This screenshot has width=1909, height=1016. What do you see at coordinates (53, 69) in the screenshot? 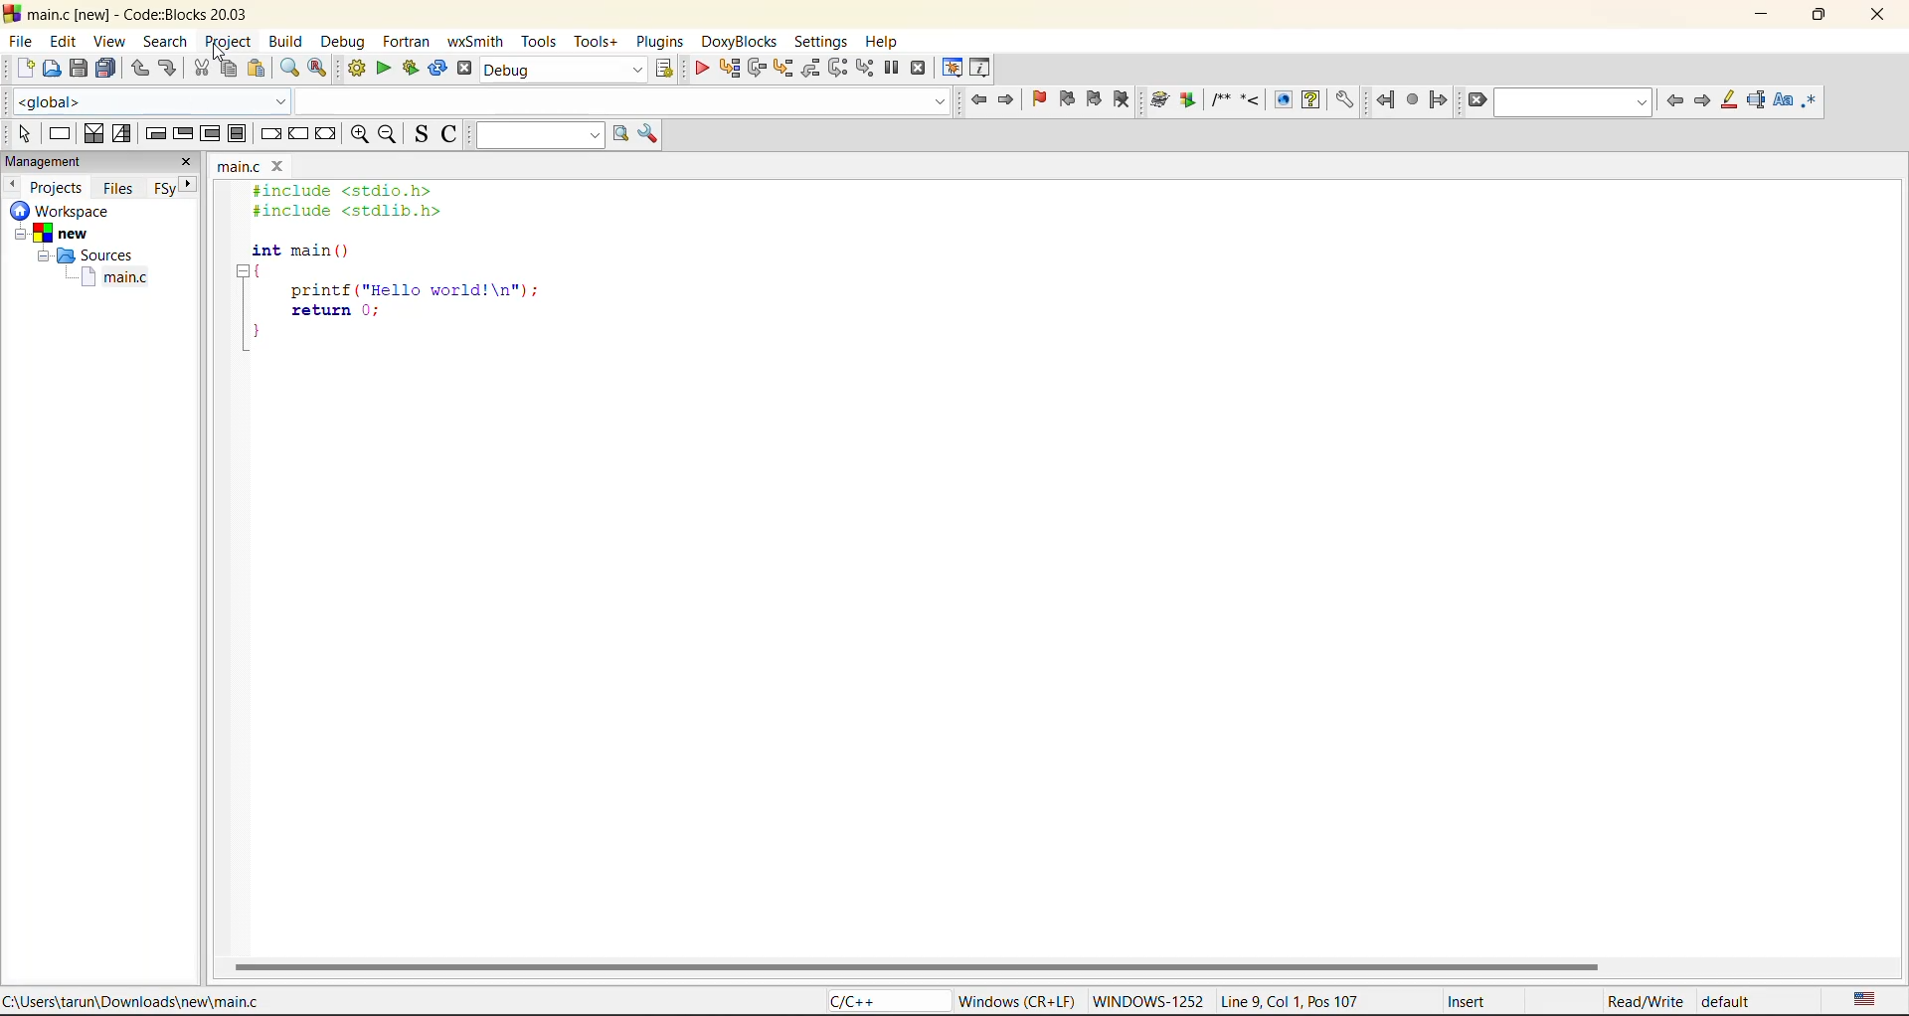
I see `open` at bounding box center [53, 69].